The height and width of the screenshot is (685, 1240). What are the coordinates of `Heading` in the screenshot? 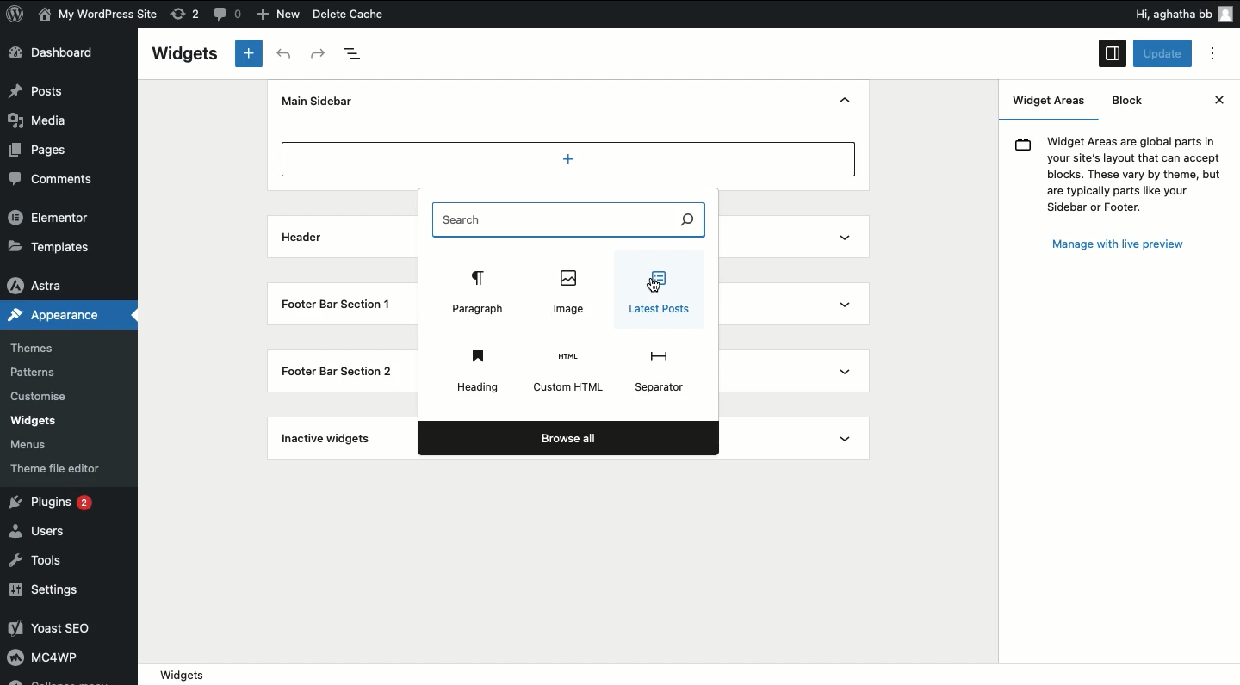 It's located at (476, 372).